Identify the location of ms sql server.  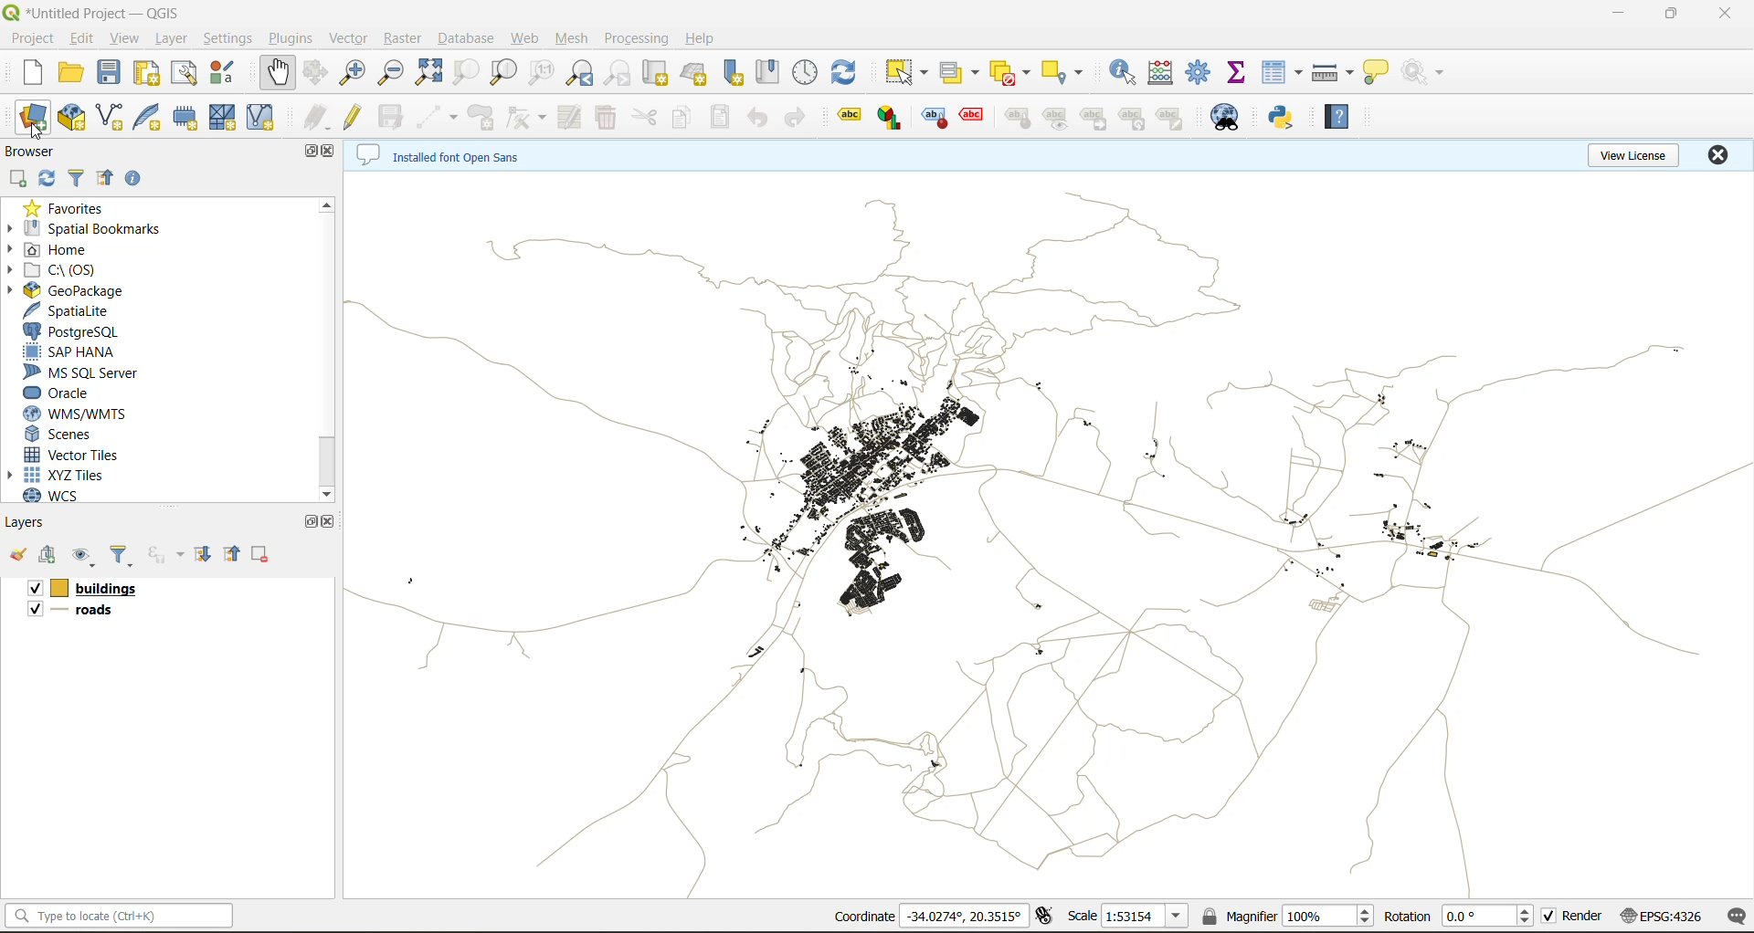
(89, 372).